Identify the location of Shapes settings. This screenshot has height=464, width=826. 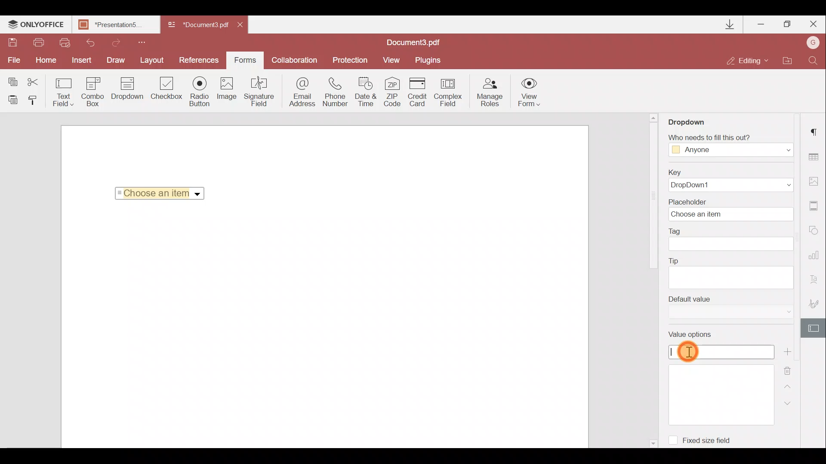
(815, 232).